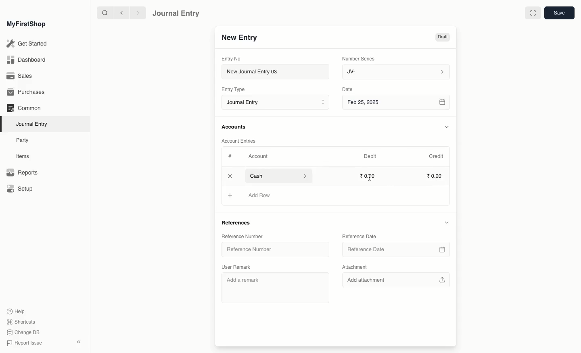 This screenshot has width=581, height=353. What do you see at coordinates (442, 38) in the screenshot?
I see `Draft` at bounding box center [442, 38].